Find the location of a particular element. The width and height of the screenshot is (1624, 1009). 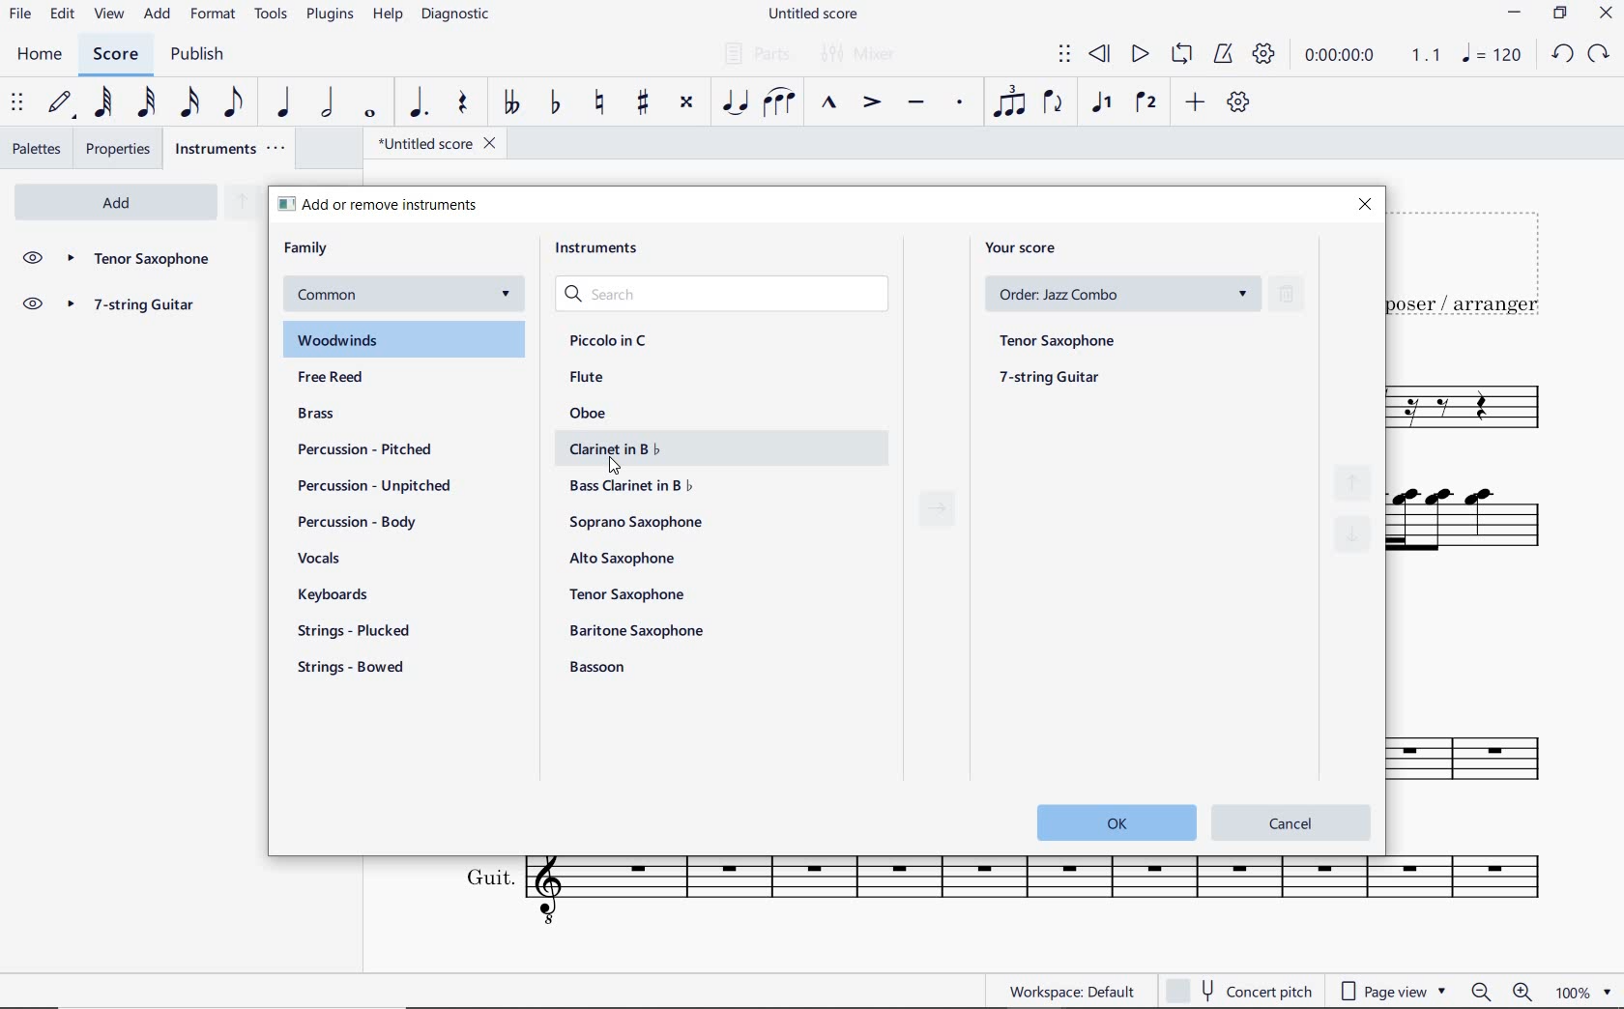

cancel is located at coordinates (1292, 821).